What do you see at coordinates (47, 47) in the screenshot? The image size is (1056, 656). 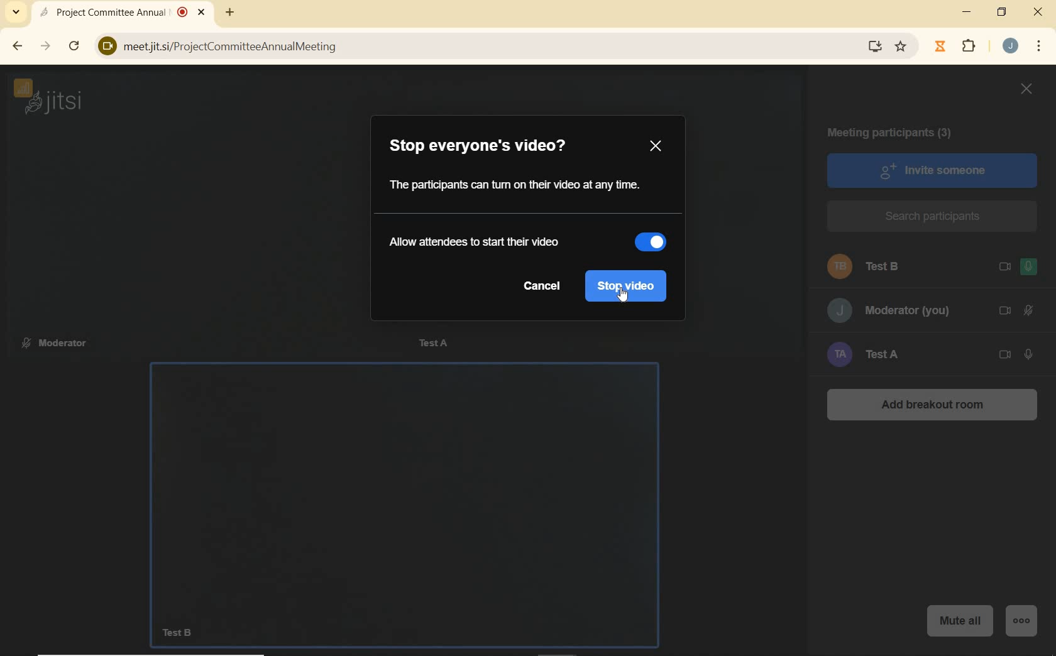 I see `FORWARD` at bounding box center [47, 47].